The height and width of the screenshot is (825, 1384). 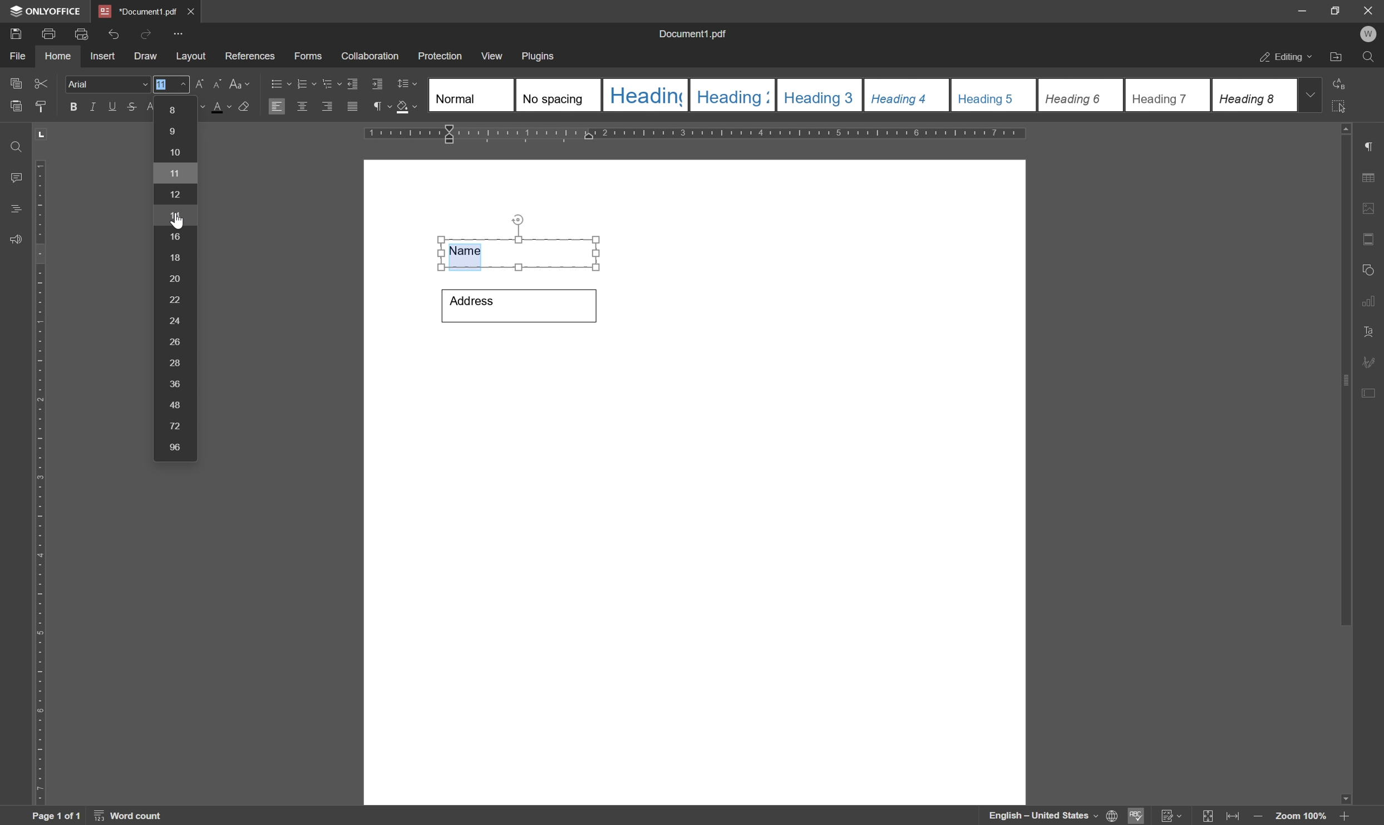 I want to click on header & footer, so click(x=1370, y=240).